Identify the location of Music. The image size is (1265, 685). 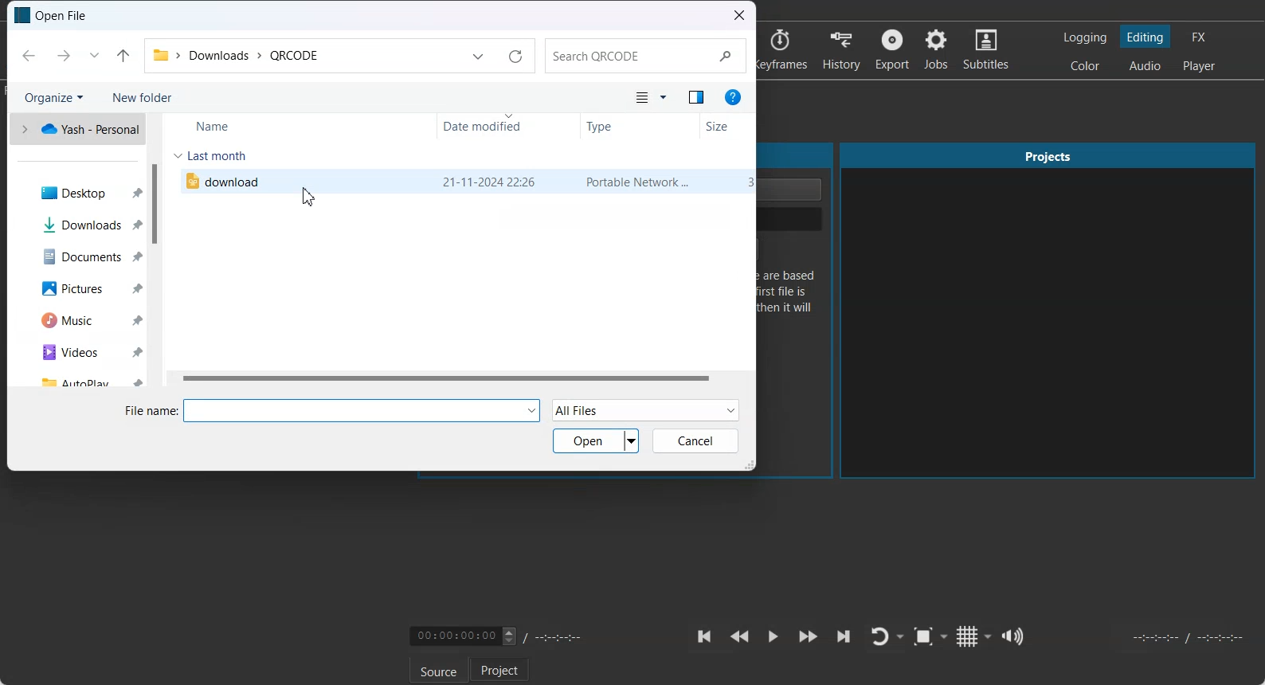
(76, 319).